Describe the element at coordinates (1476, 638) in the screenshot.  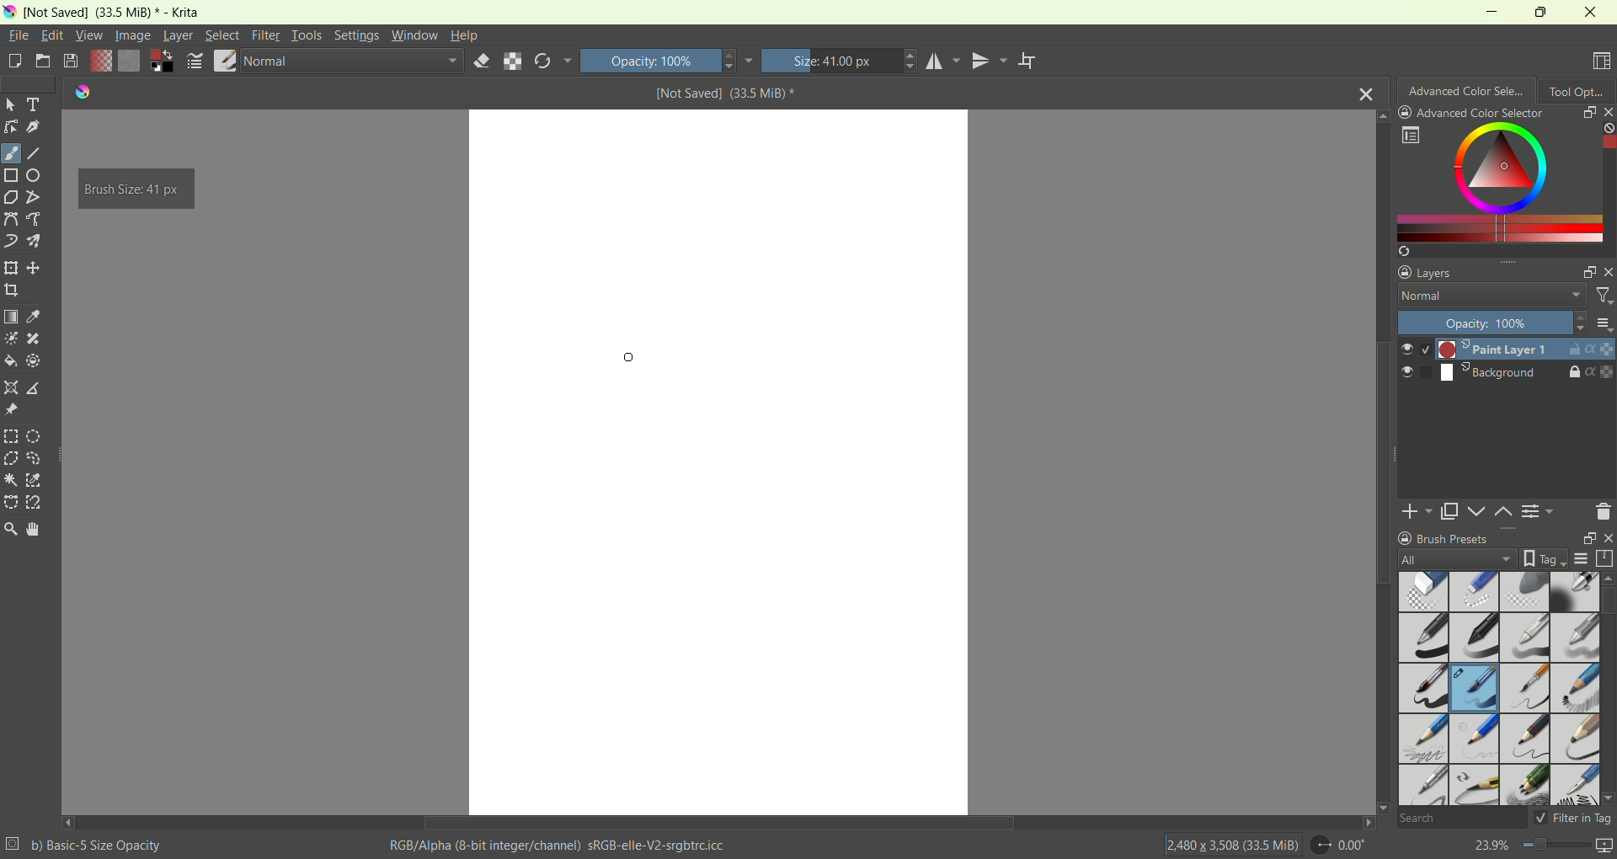
I see `basic 2` at that location.